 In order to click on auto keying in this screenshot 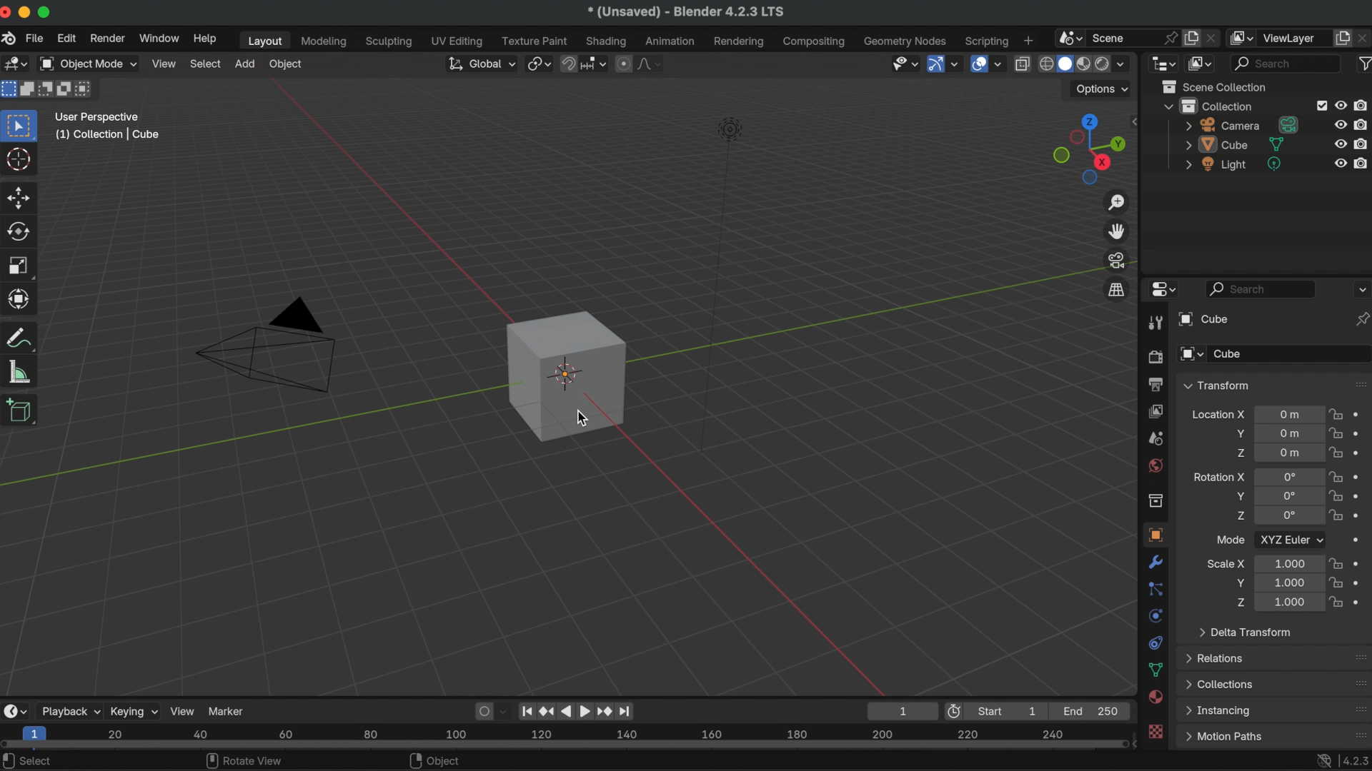, I will do `click(482, 710)`.